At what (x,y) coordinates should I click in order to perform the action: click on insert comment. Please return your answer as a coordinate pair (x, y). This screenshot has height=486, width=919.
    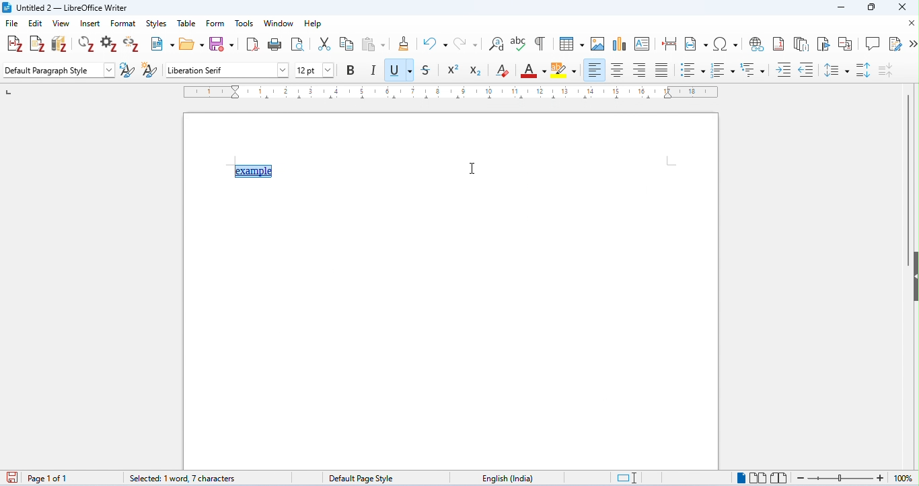
    Looking at the image, I should click on (873, 44).